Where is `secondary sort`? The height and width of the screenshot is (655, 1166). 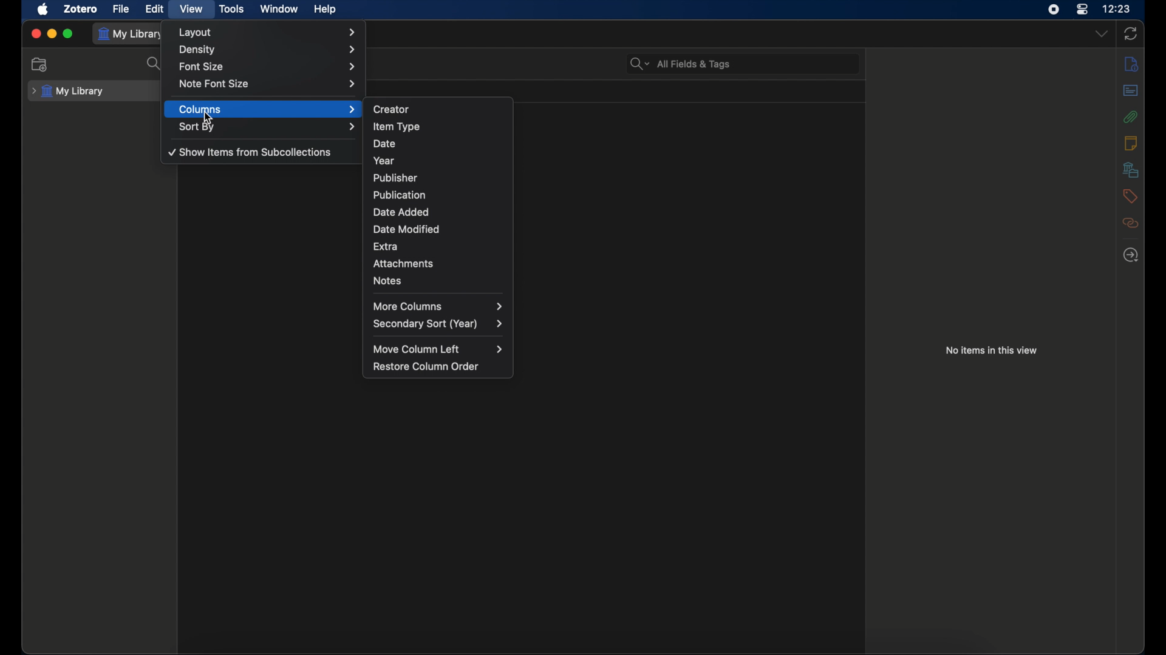
secondary sort is located at coordinates (438, 324).